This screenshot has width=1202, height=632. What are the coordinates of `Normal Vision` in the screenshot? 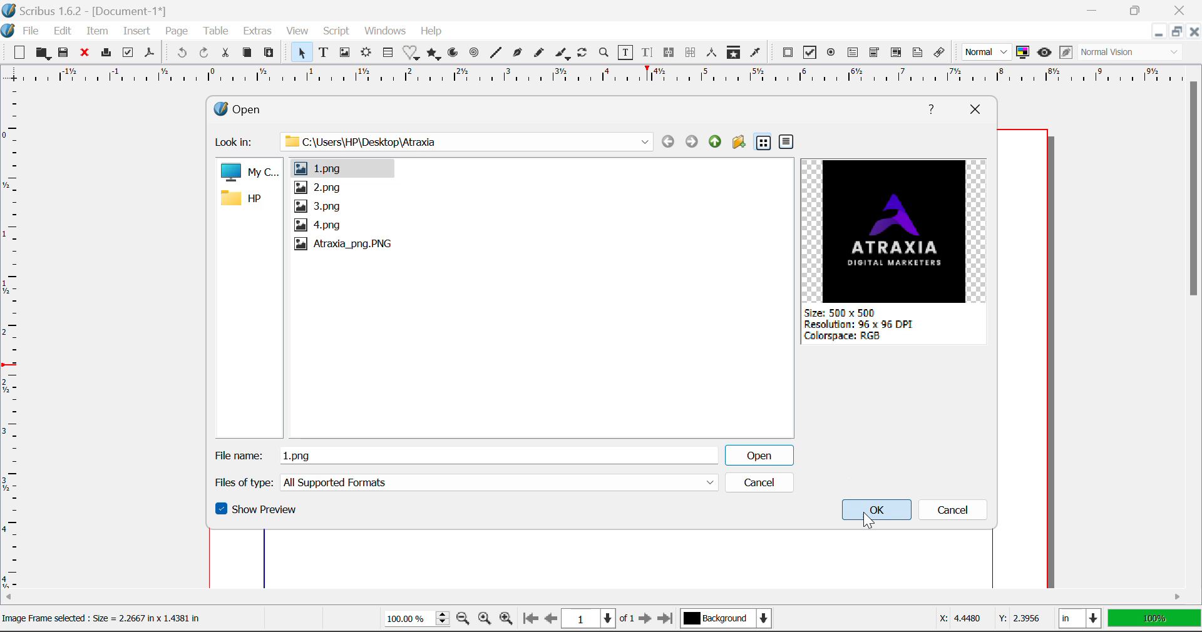 It's located at (1132, 53).